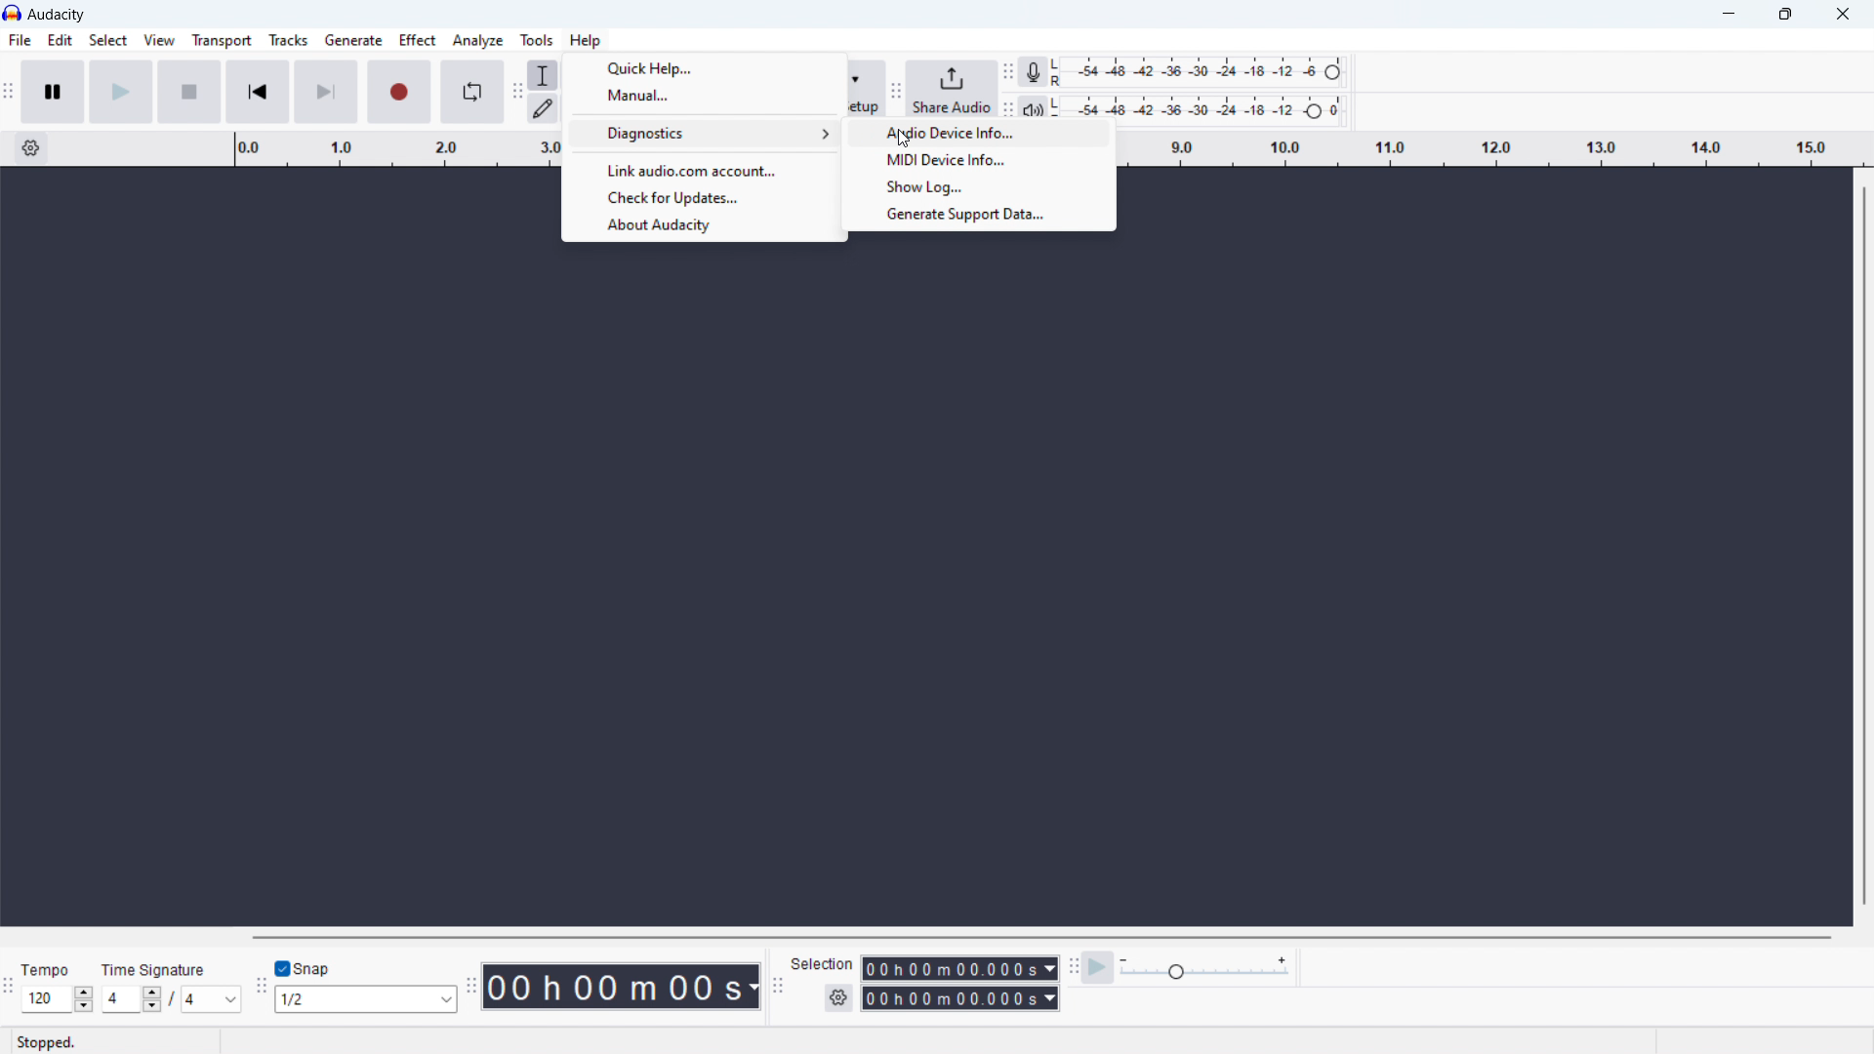 This screenshot has width=1874, height=1054. Describe the element at coordinates (31, 149) in the screenshot. I see `timeline settings` at that location.